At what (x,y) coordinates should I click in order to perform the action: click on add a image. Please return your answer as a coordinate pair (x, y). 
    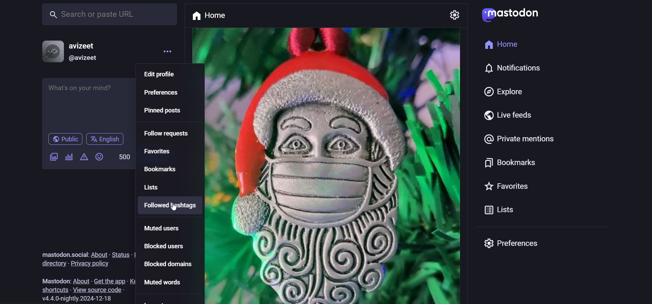
    Looking at the image, I should click on (53, 158).